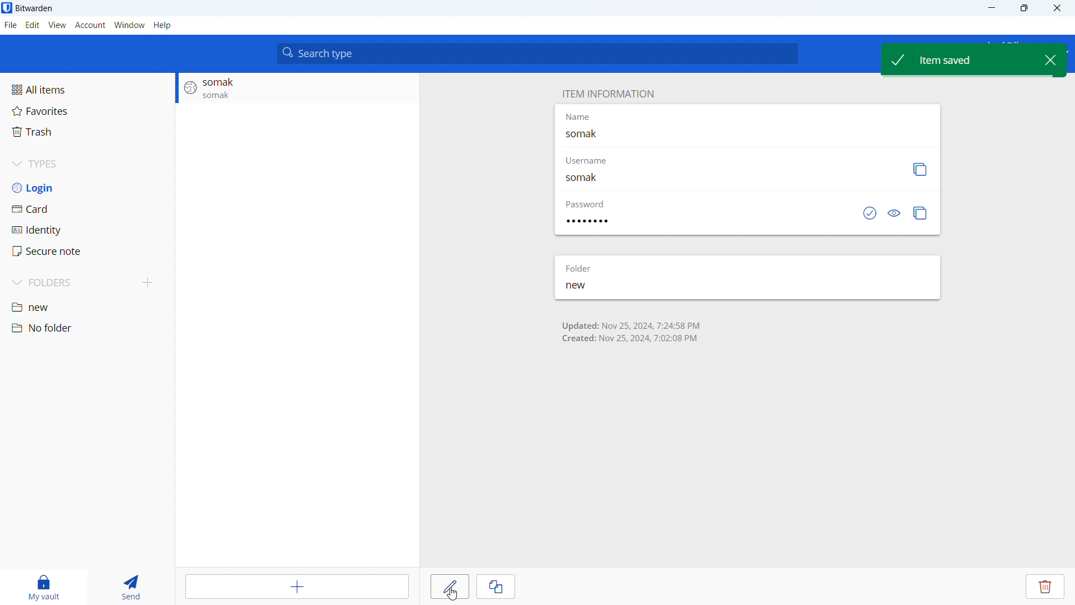 The width and height of the screenshot is (1075, 605). What do you see at coordinates (959, 58) in the screenshot?
I see `item saved` at bounding box center [959, 58].